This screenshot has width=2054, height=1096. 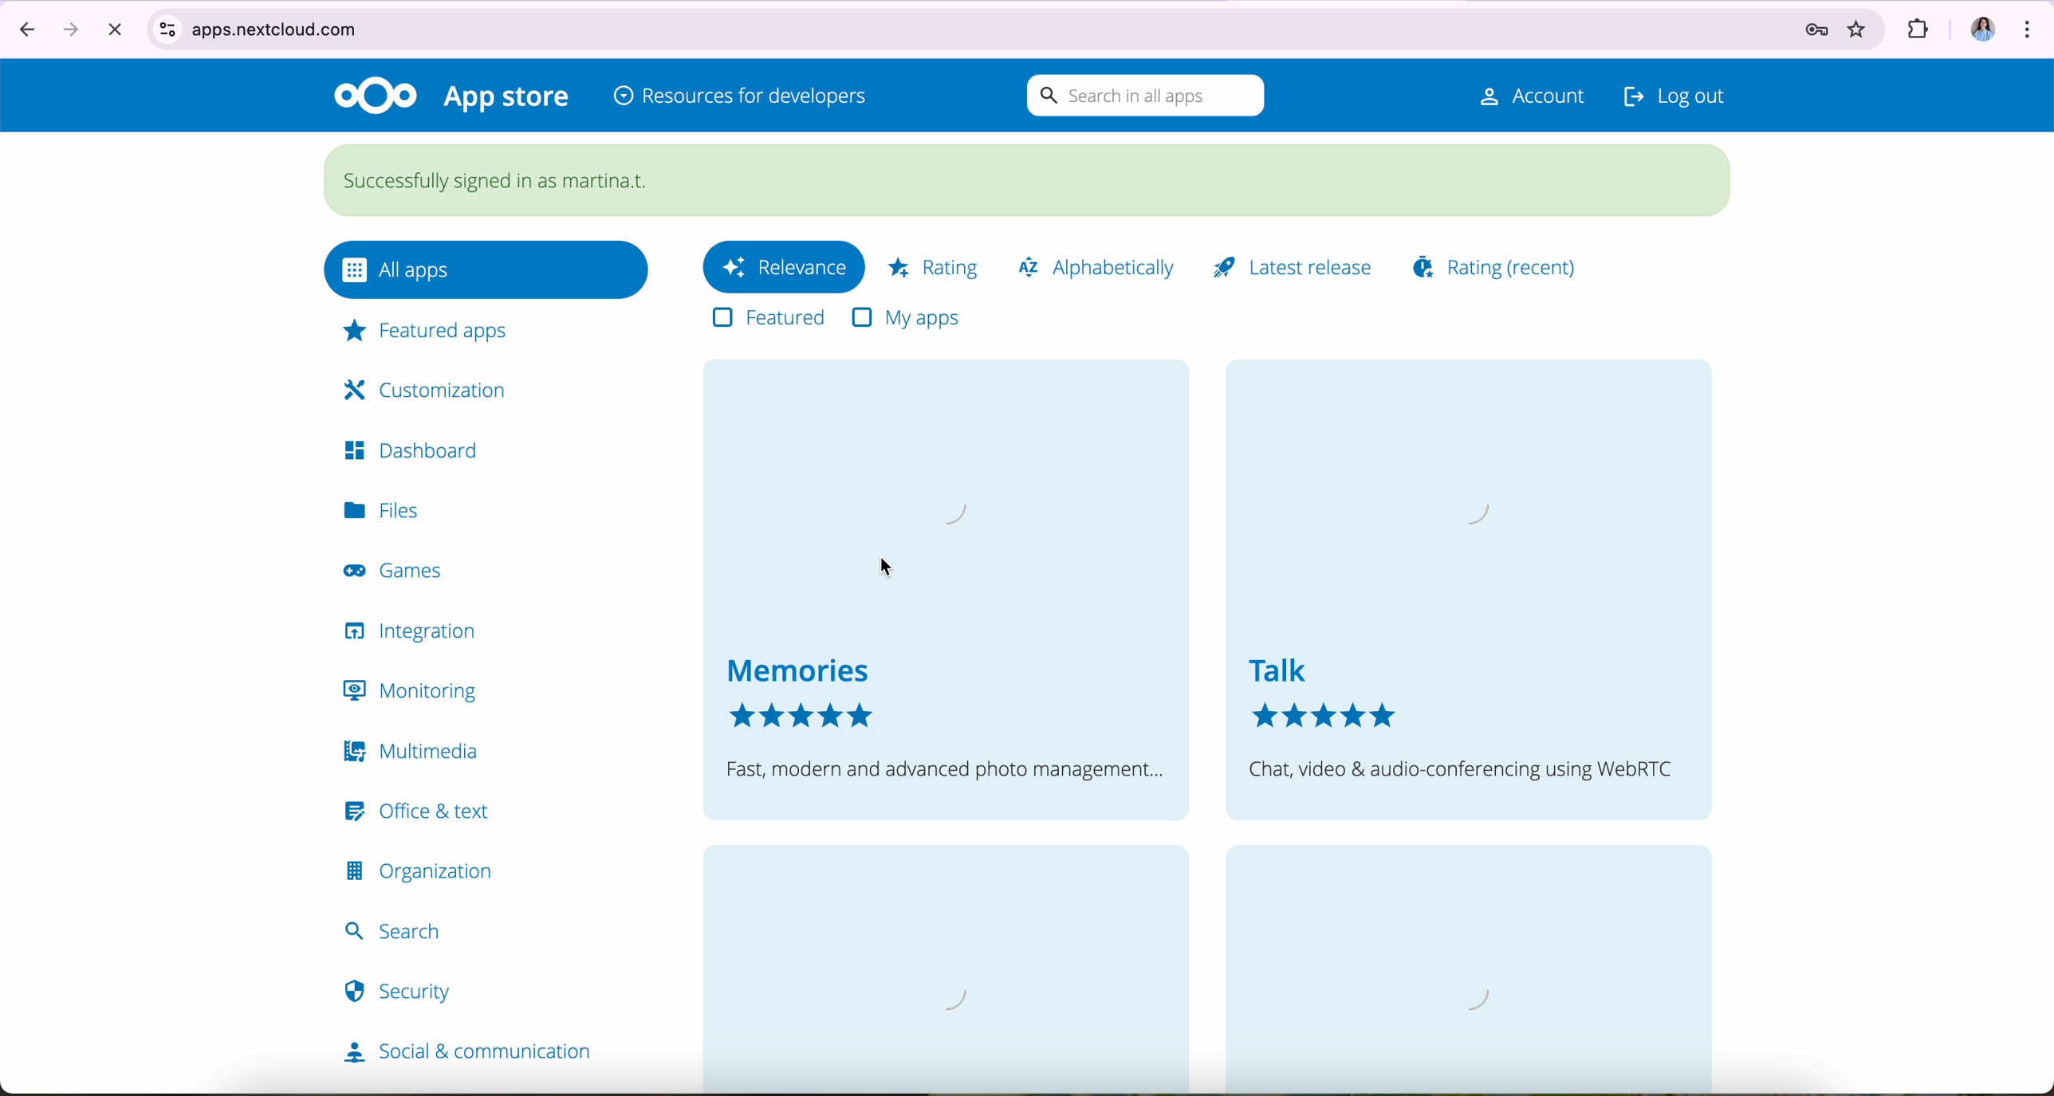 What do you see at coordinates (392, 511) in the screenshot?
I see `files` at bounding box center [392, 511].